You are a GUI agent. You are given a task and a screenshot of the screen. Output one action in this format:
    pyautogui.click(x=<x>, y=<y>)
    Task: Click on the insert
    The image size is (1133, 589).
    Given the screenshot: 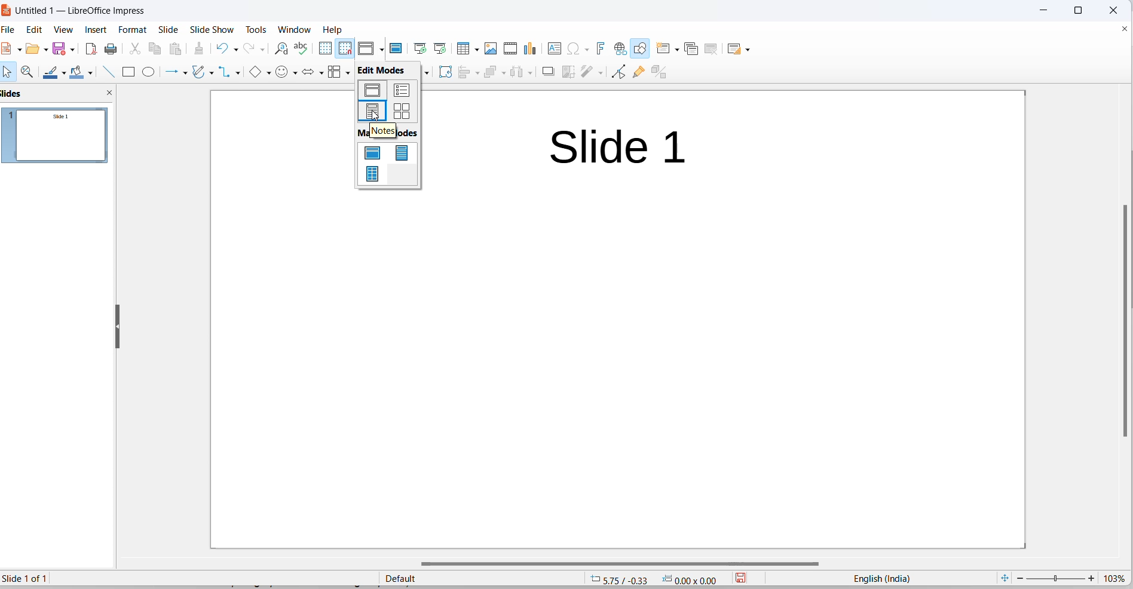 What is the action you would take?
    pyautogui.click(x=97, y=30)
    